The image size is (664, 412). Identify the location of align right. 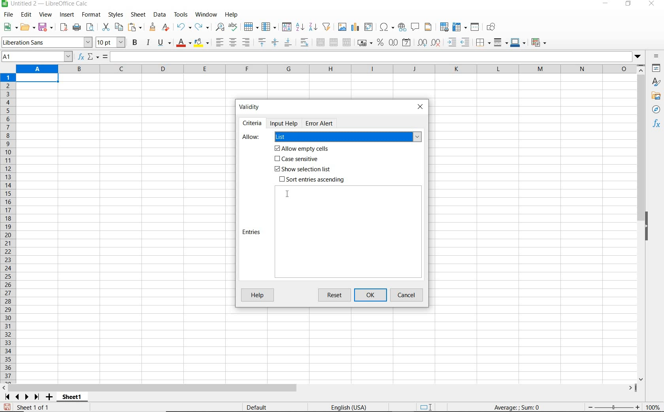
(247, 42).